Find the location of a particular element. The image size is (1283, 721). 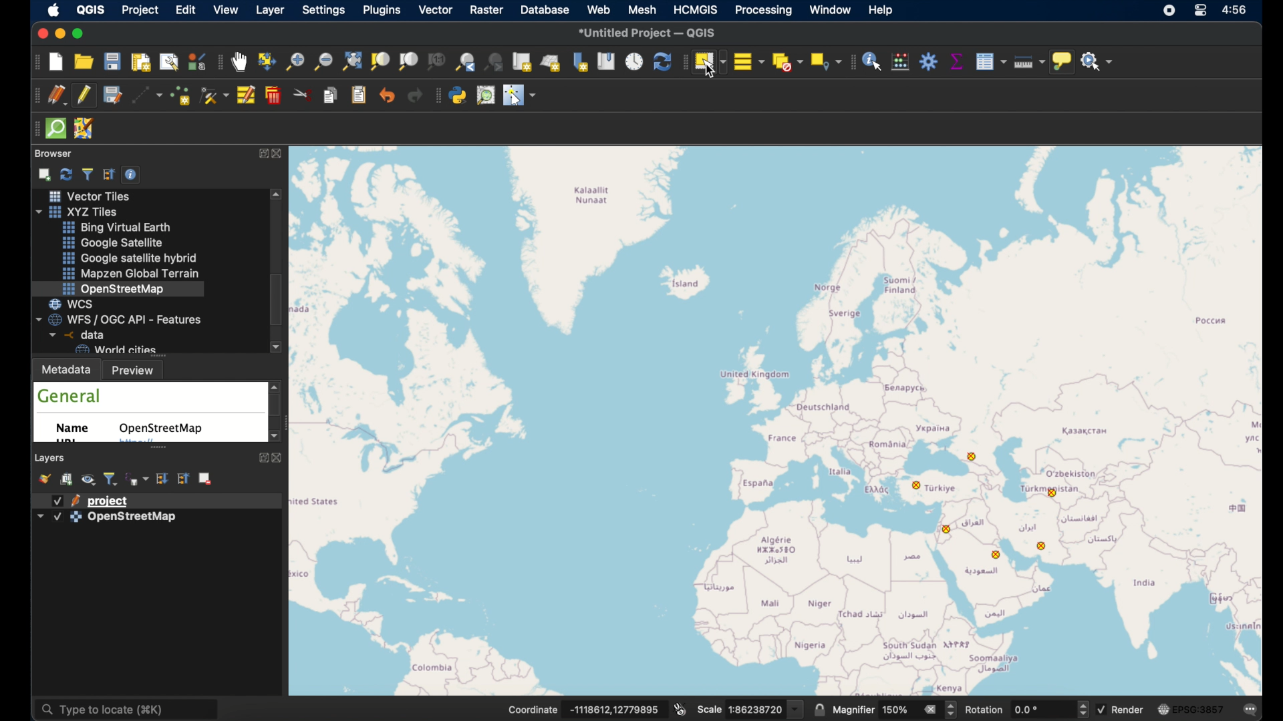

layers is located at coordinates (51, 457).